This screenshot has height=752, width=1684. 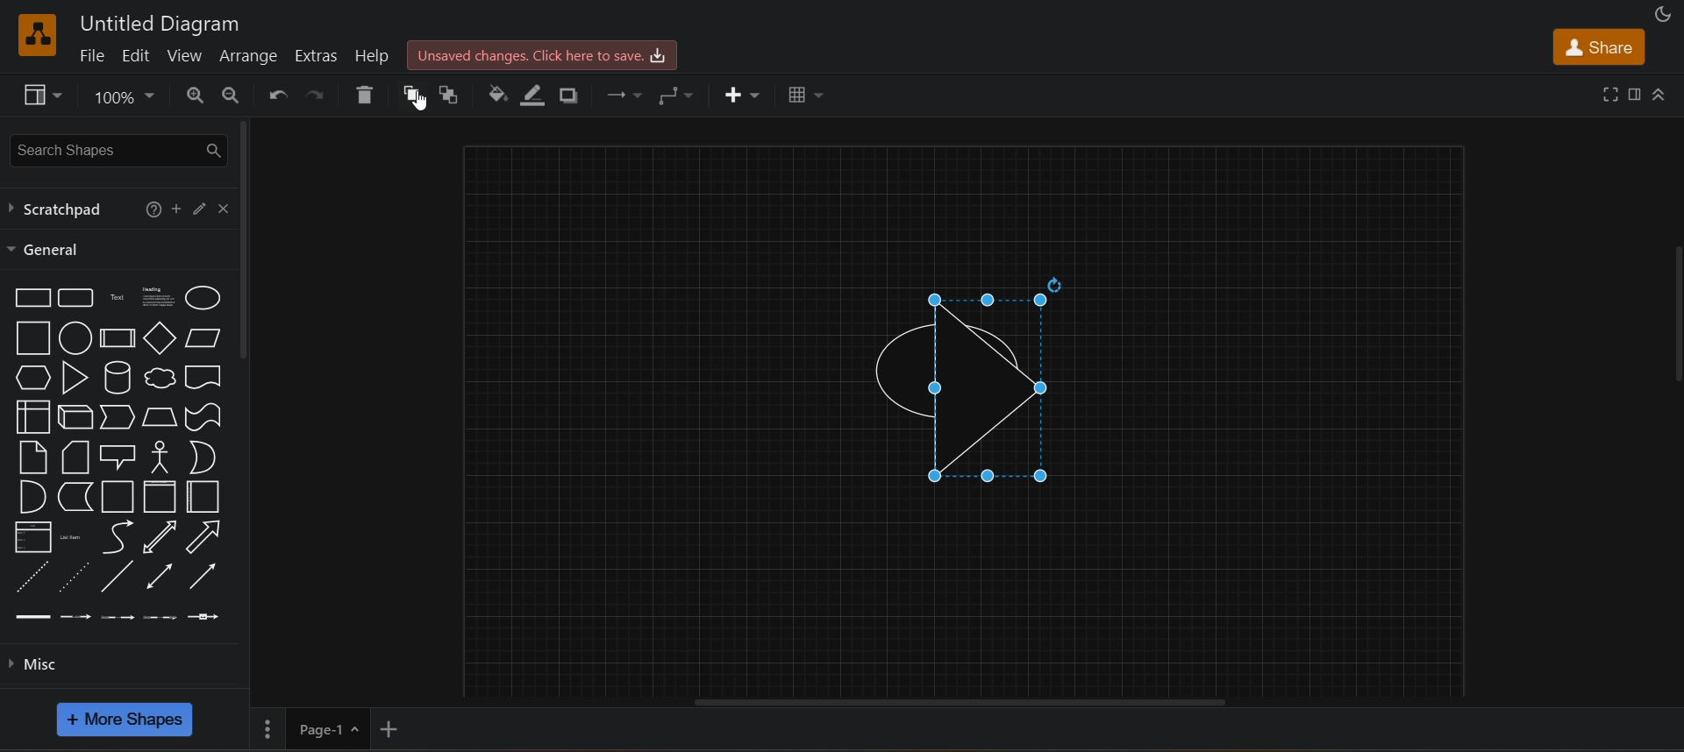 What do you see at coordinates (96, 56) in the screenshot?
I see `file` at bounding box center [96, 56].